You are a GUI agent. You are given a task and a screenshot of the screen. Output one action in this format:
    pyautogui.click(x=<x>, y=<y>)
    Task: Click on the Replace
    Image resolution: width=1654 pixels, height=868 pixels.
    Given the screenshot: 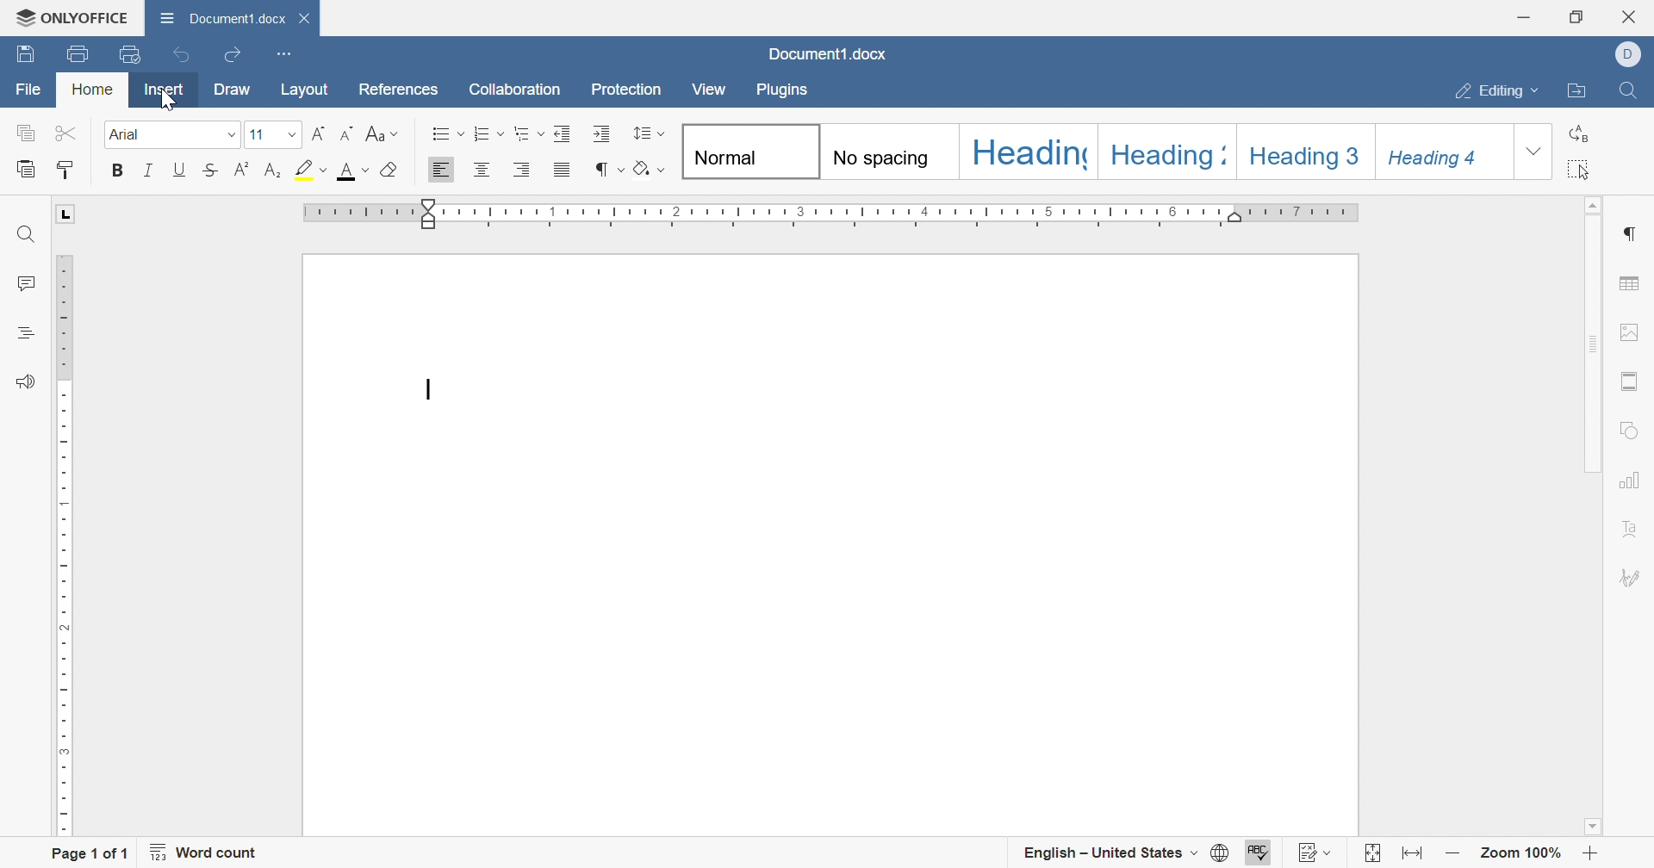 What is the action you would take?
    pyautogui.click(x=1581, y=132)
    